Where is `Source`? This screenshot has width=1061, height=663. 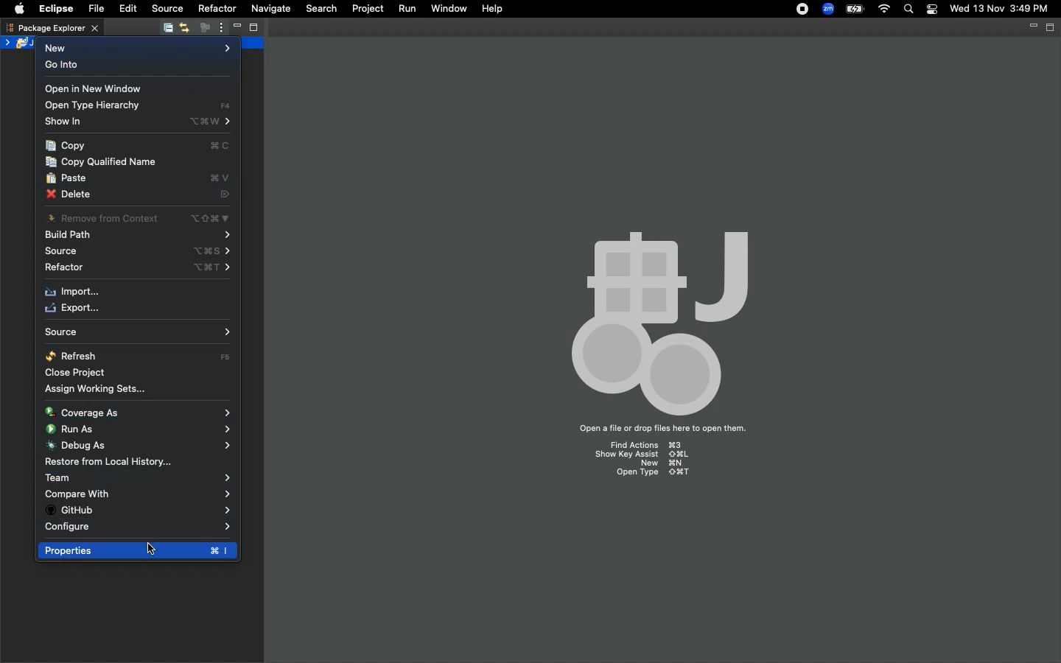 Source is located at coordinates (138, 332).